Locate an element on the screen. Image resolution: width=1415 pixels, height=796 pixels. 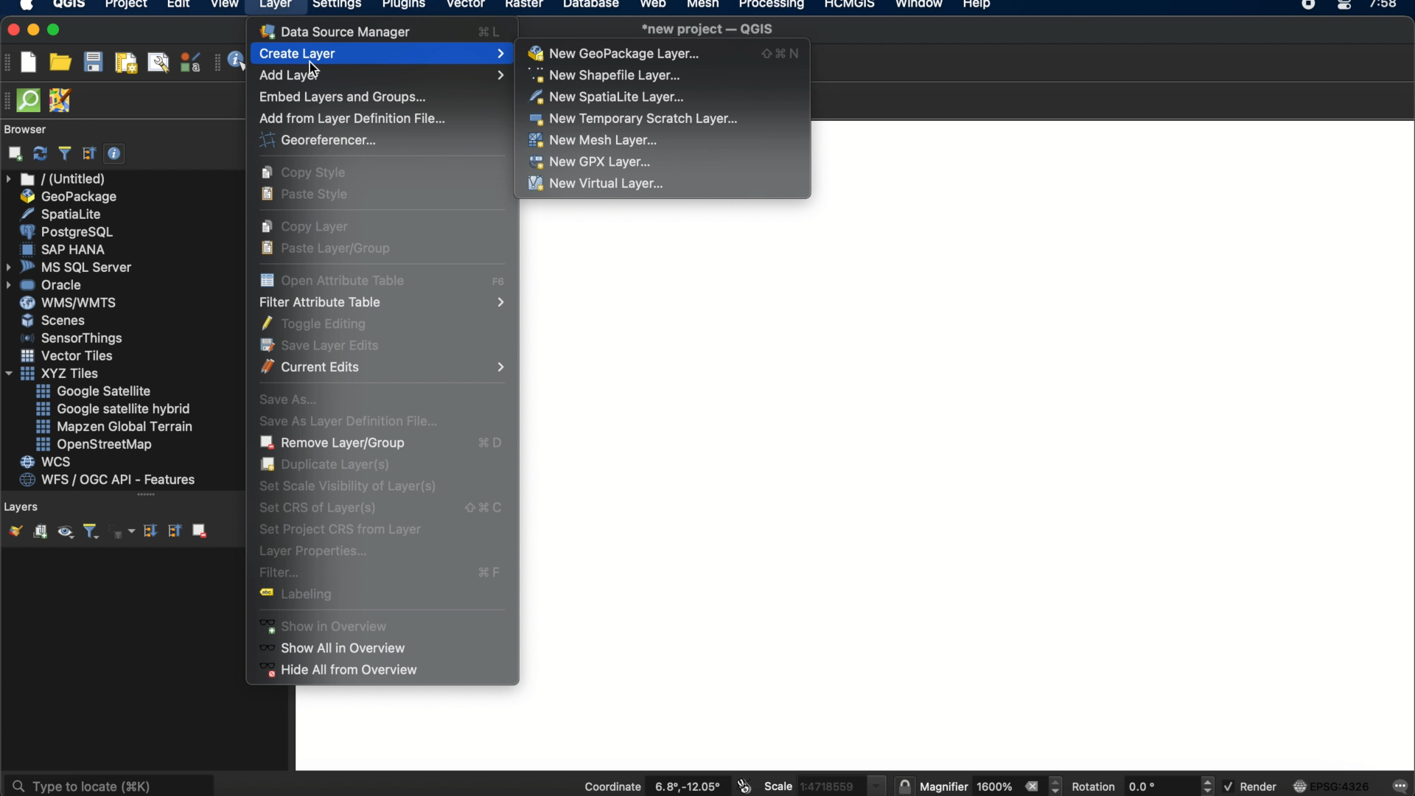
7:58 is located at coordinates (1385, 9).